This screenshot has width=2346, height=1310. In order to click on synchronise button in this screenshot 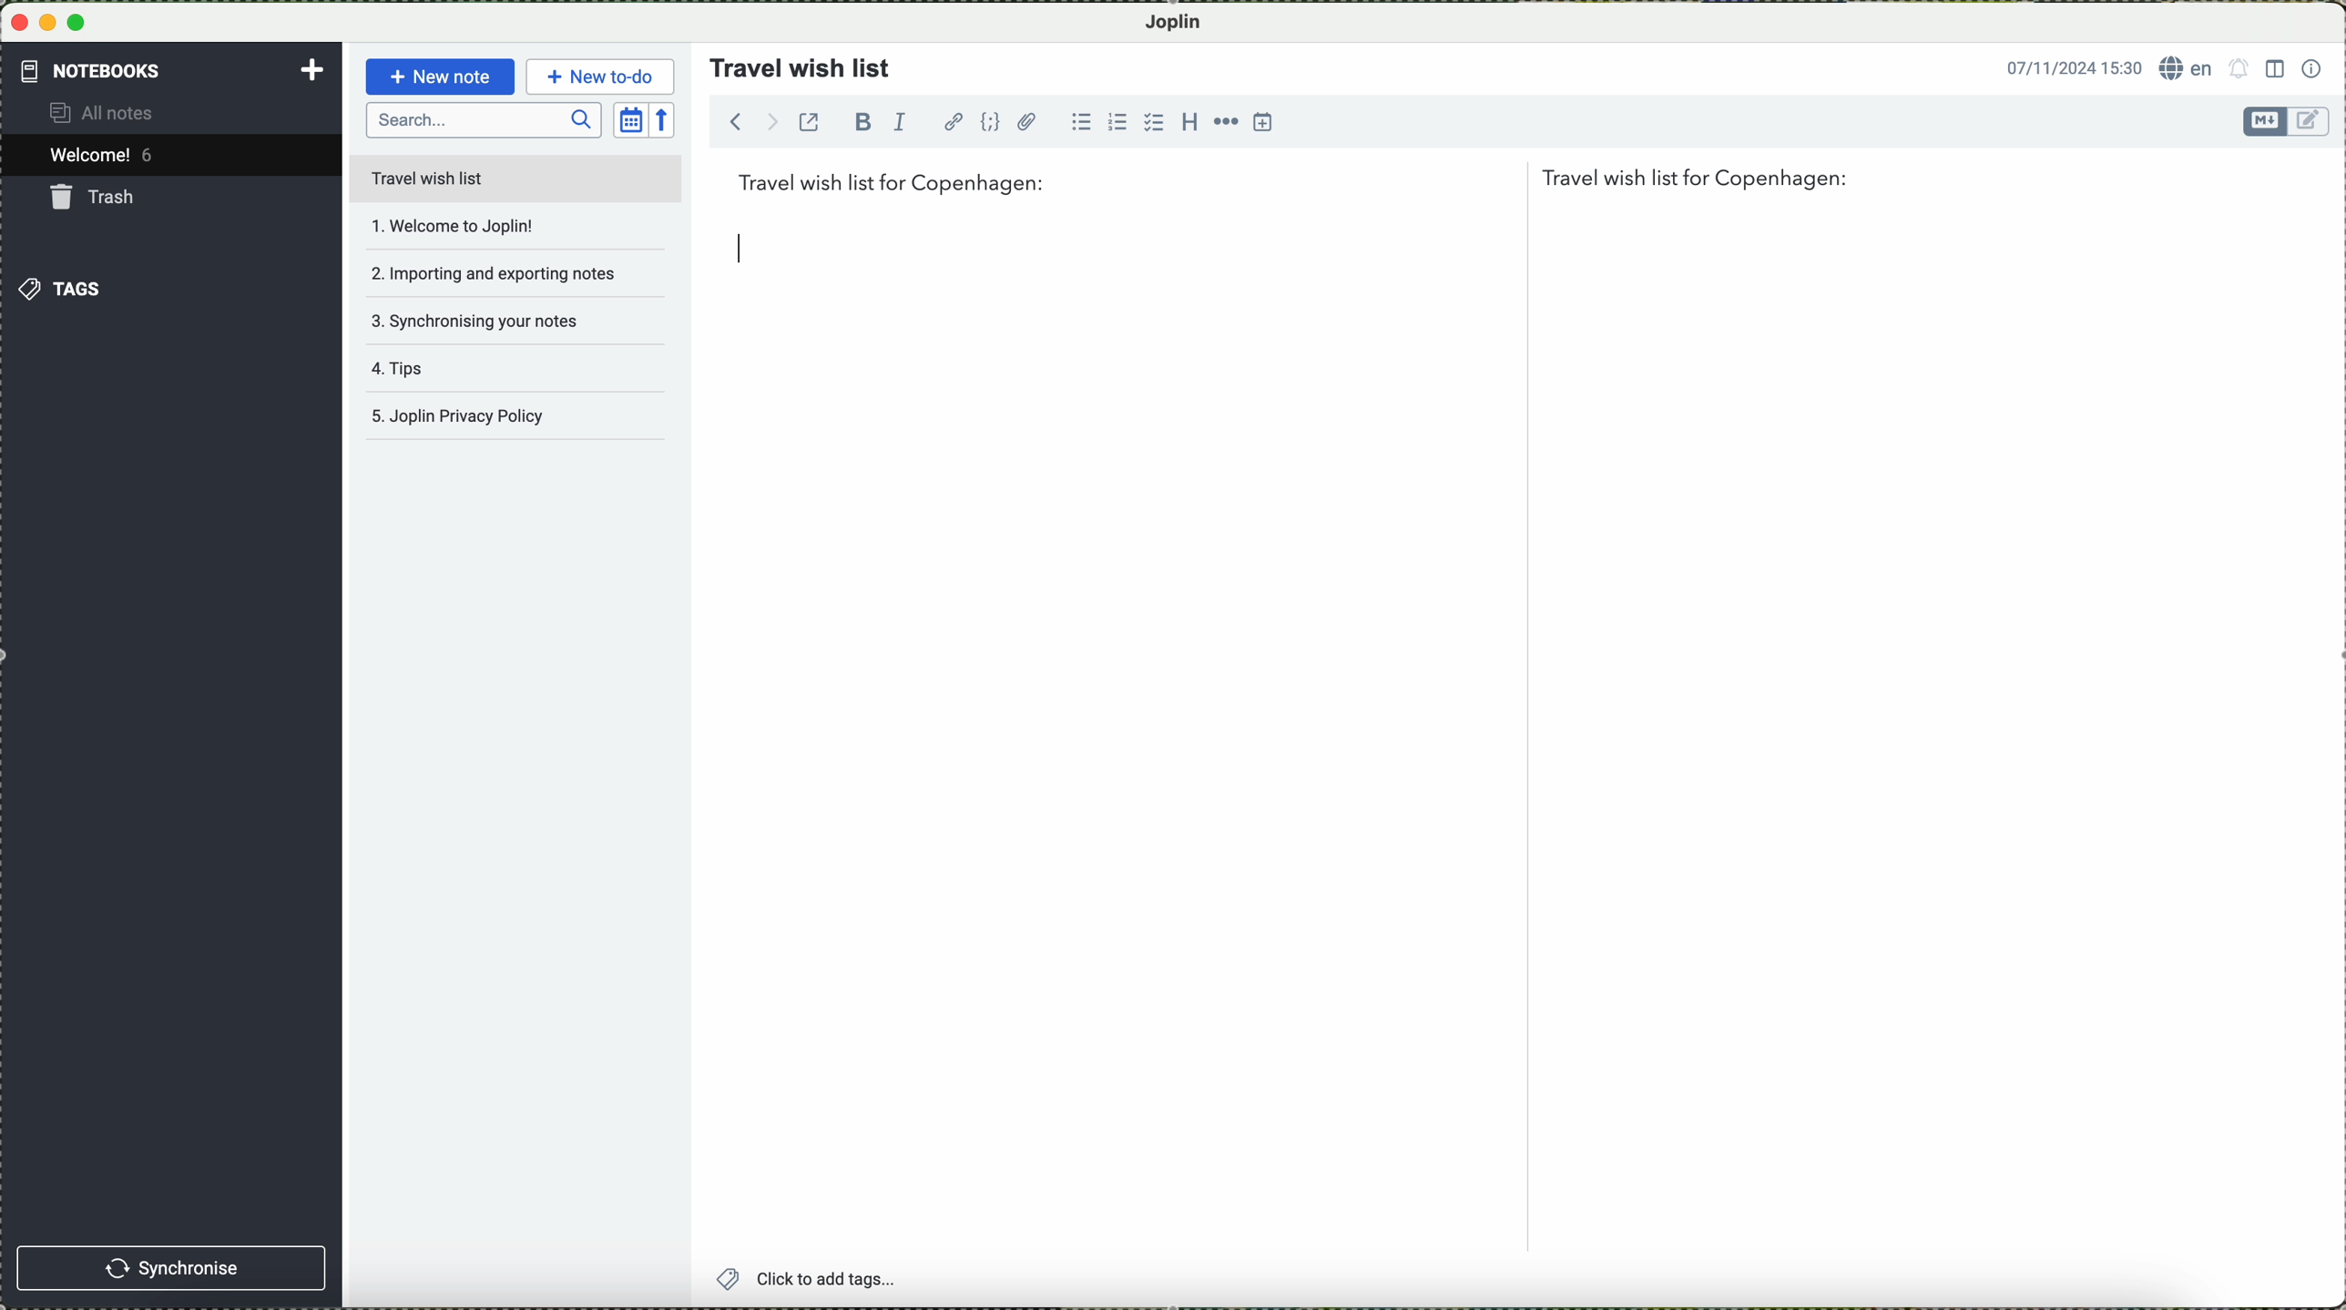, I will do `click(174, 1267)`.